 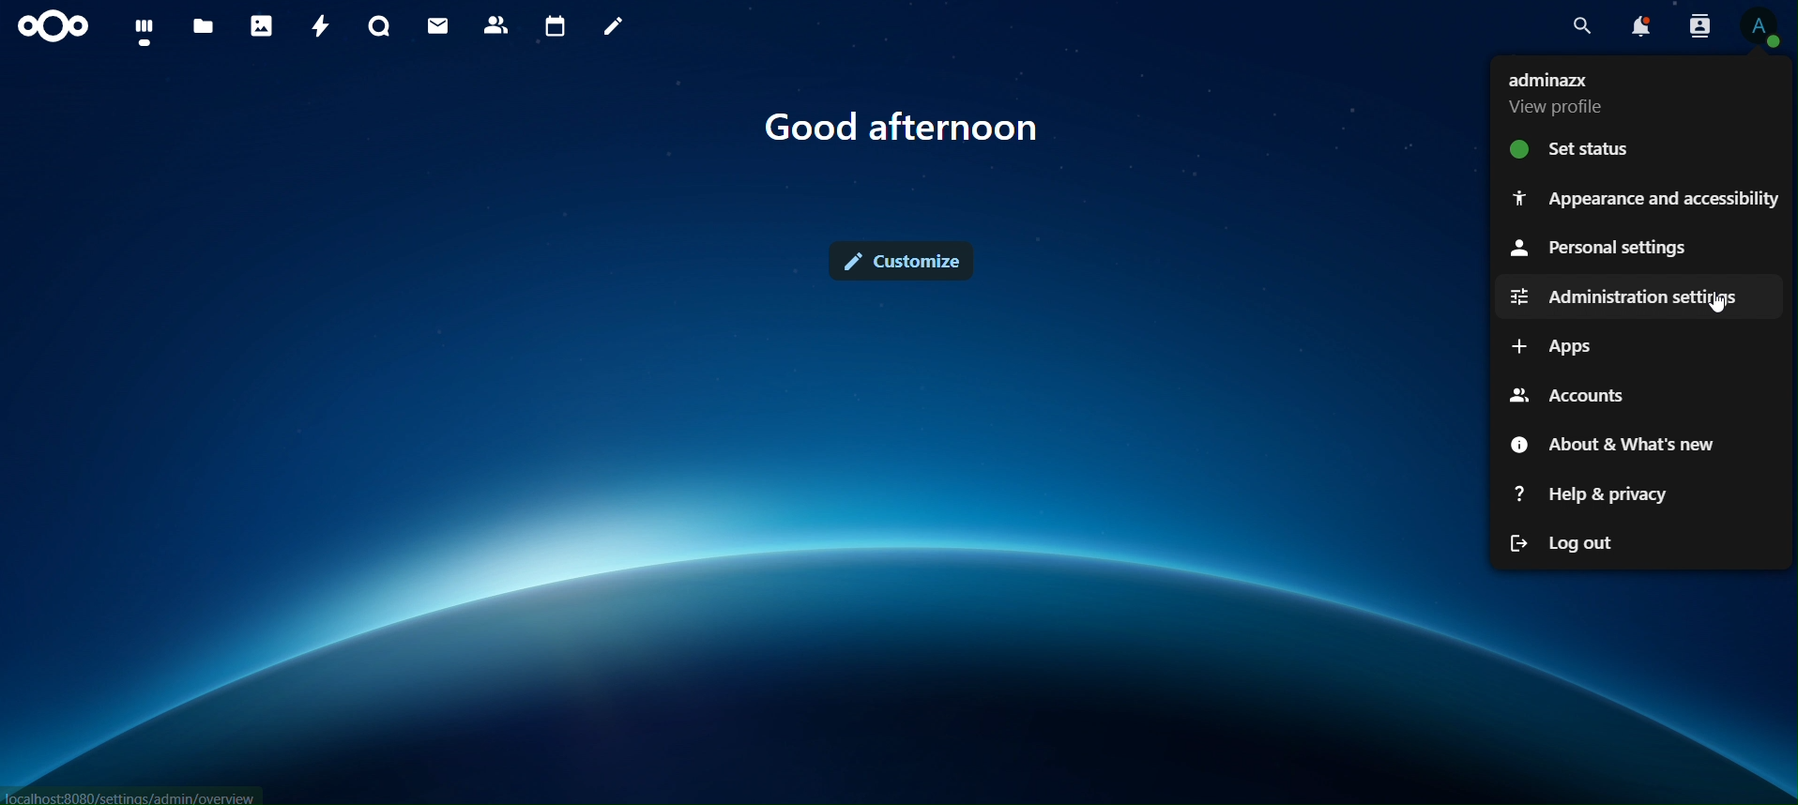 What do you see at coordinates (1568, 92) in the screenshot?
I see `adminazx View profile` at bounding box center [1568, 92].